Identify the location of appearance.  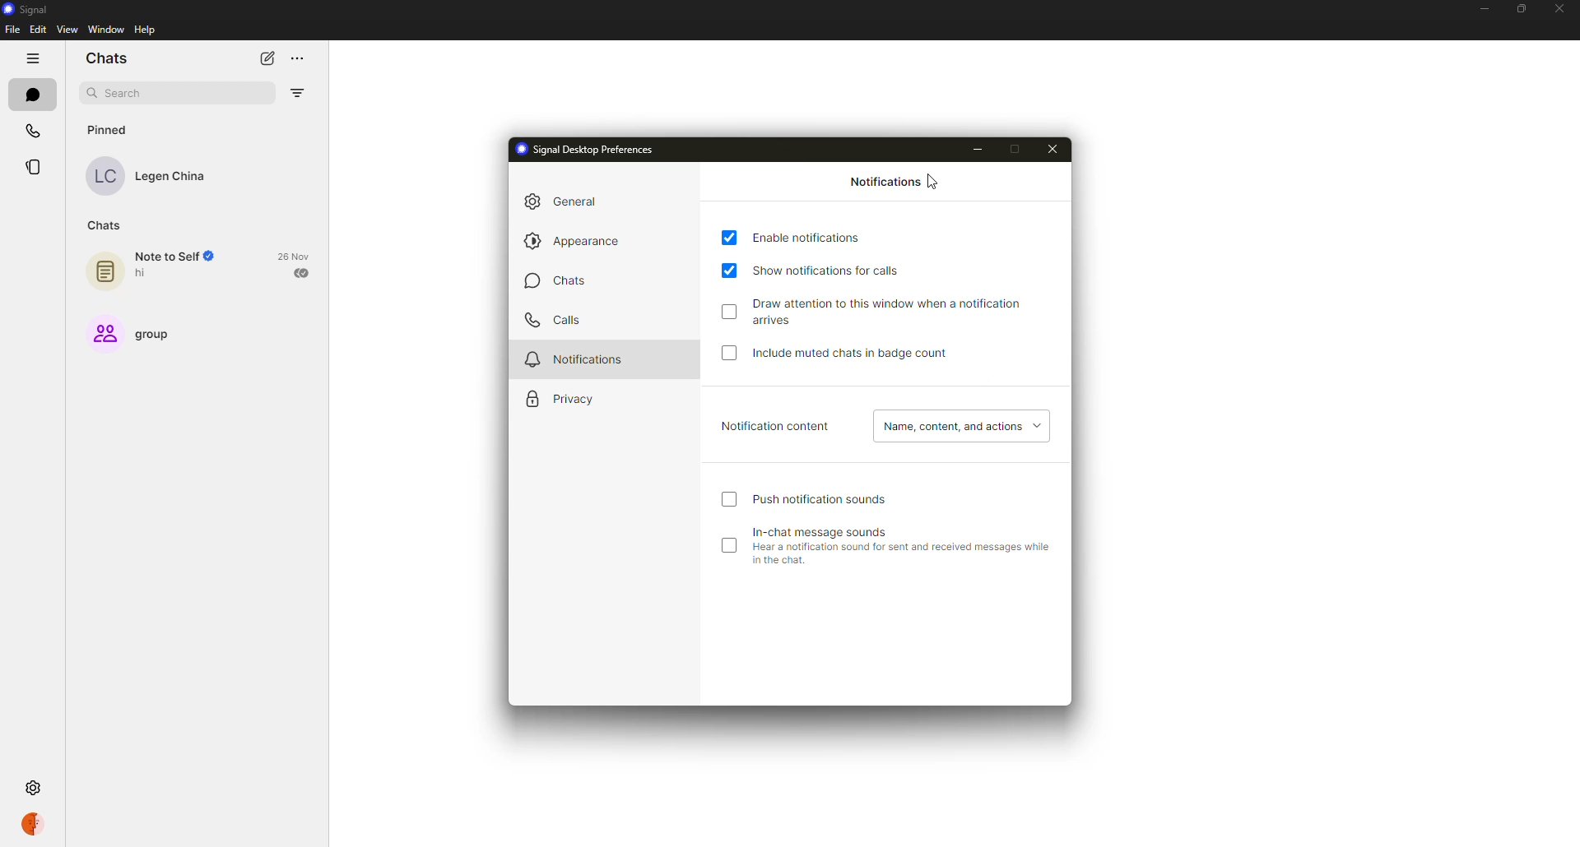
(580, 239).